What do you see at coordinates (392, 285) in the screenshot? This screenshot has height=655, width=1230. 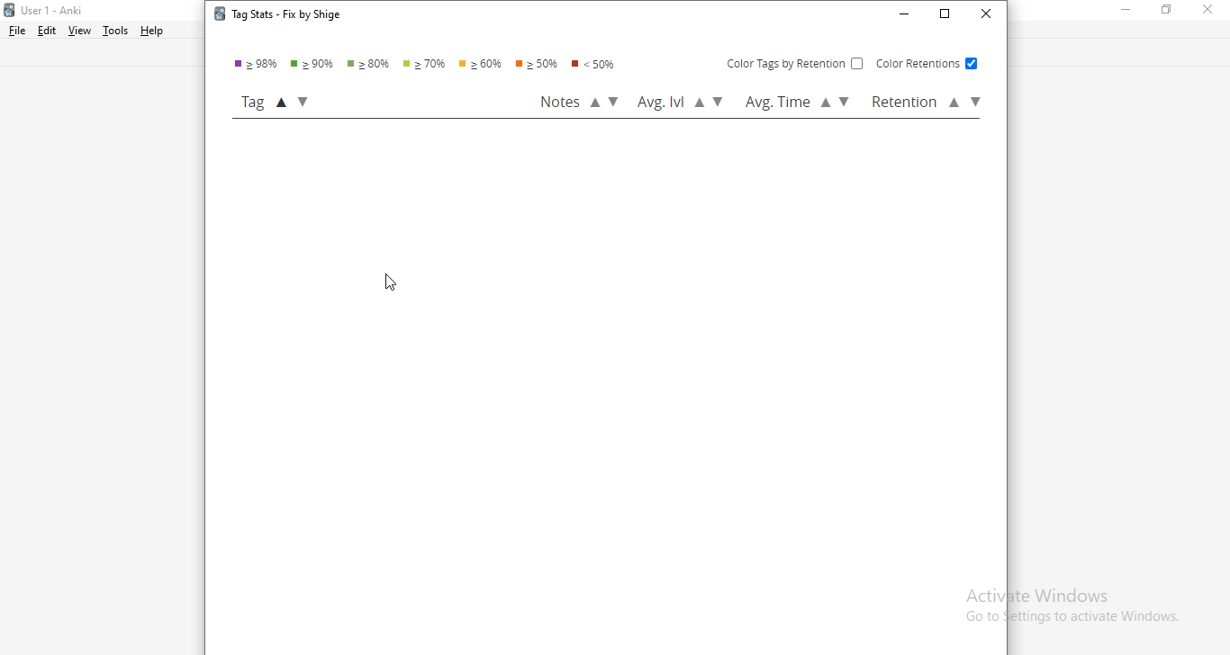 I see `cursor` at bounding box center [392, 285].